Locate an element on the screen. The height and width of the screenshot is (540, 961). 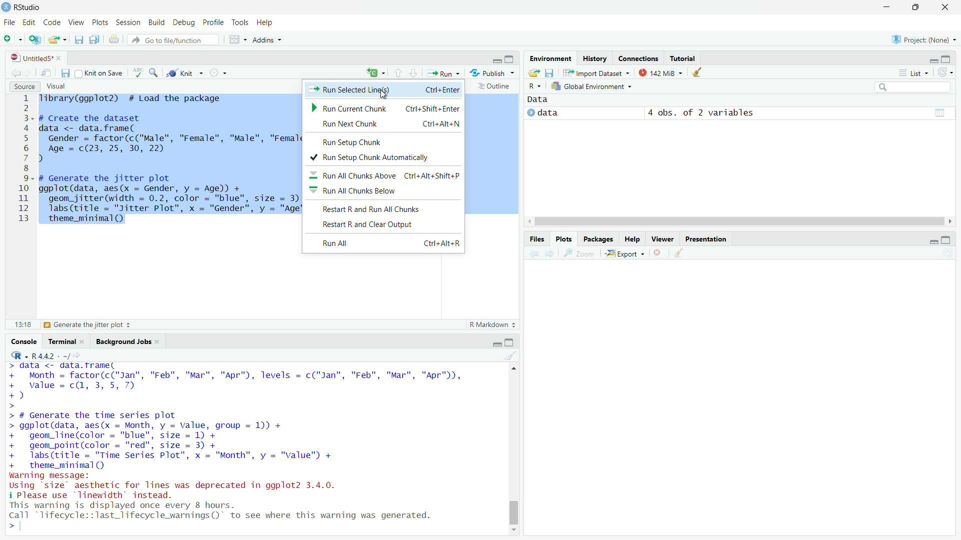
minimize is located at coordinates (497, 58).